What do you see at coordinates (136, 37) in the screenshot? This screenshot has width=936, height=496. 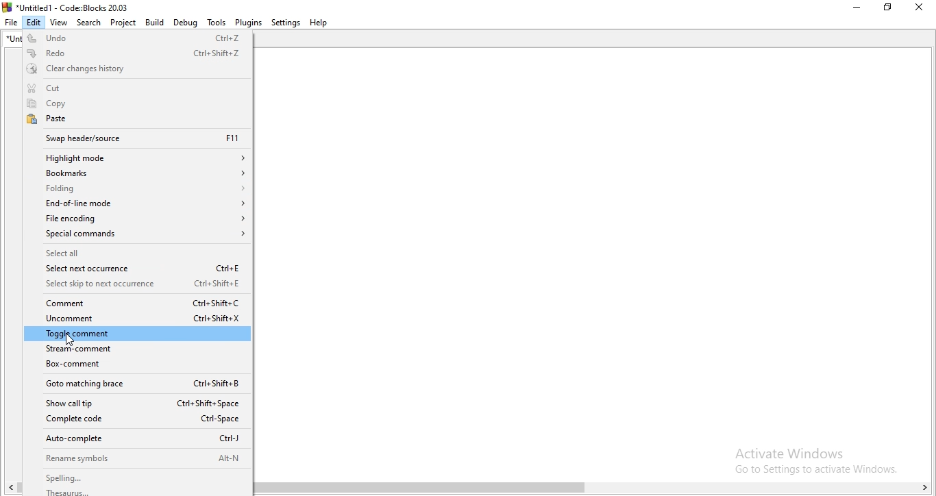 I see `Undo` at bounding box center [136, 37].